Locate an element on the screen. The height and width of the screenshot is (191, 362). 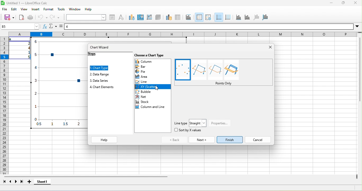
5 is located at coordinates (28, 57).